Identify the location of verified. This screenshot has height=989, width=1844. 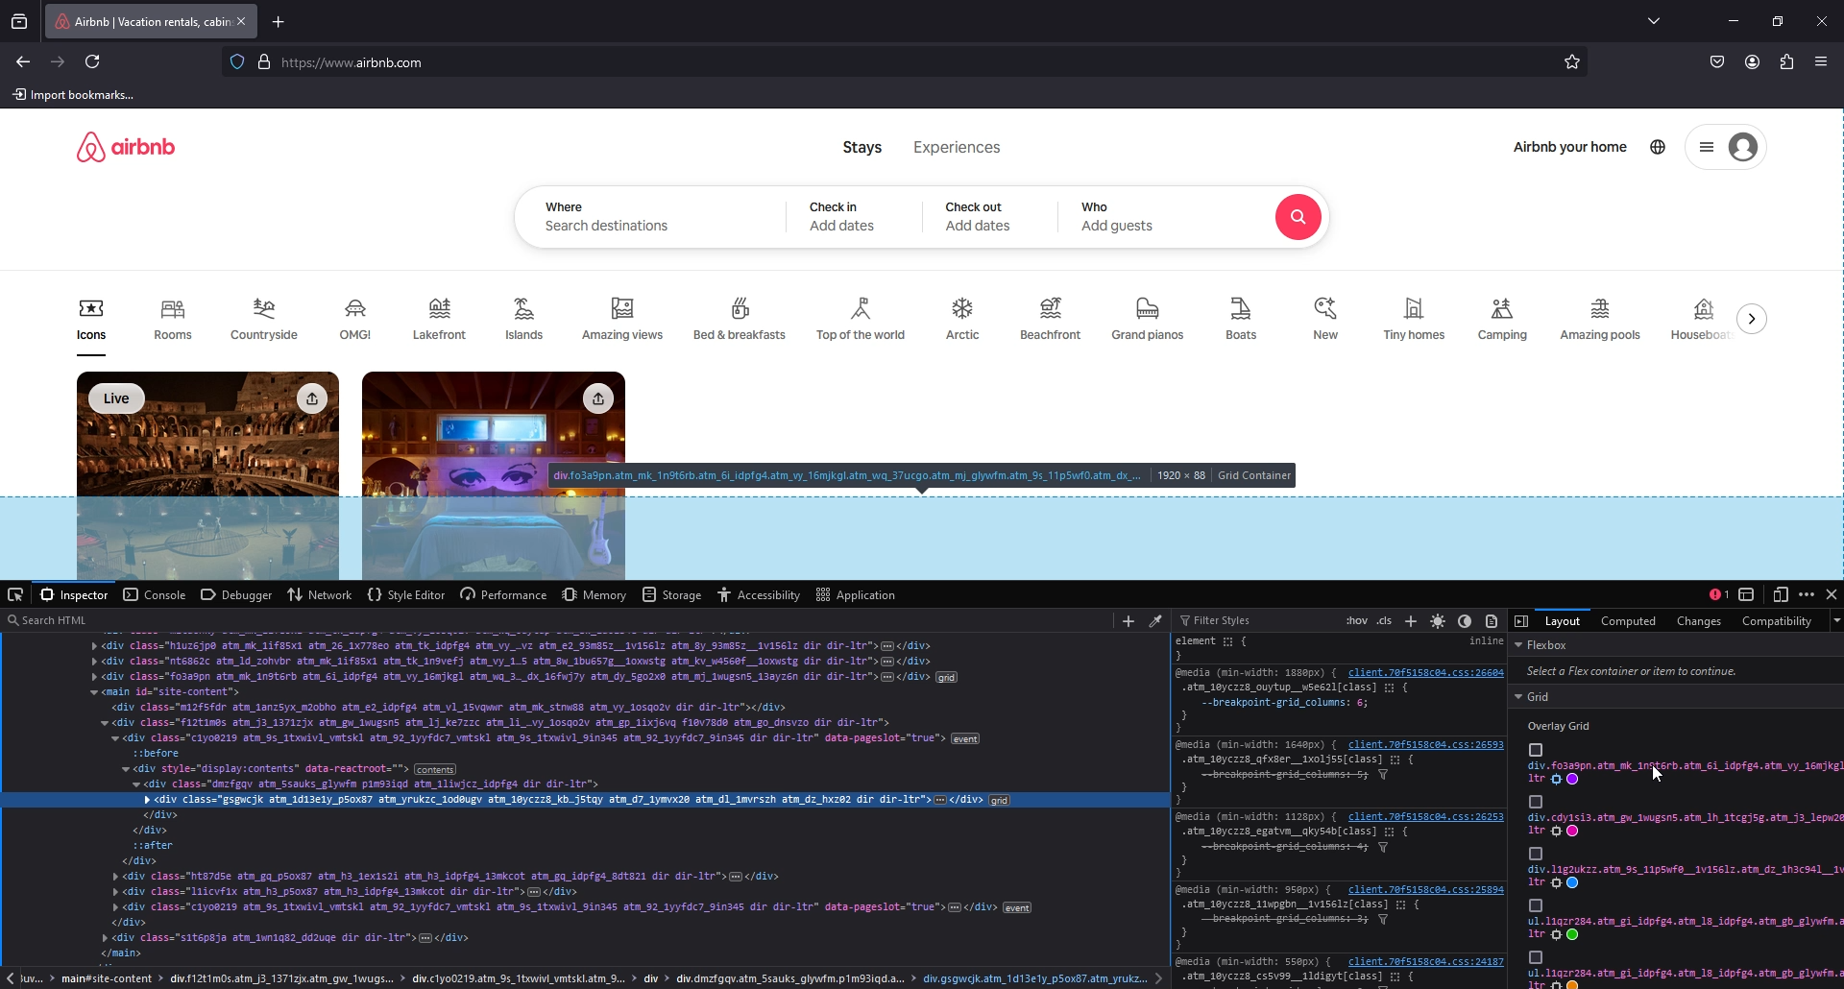
(267, 61).